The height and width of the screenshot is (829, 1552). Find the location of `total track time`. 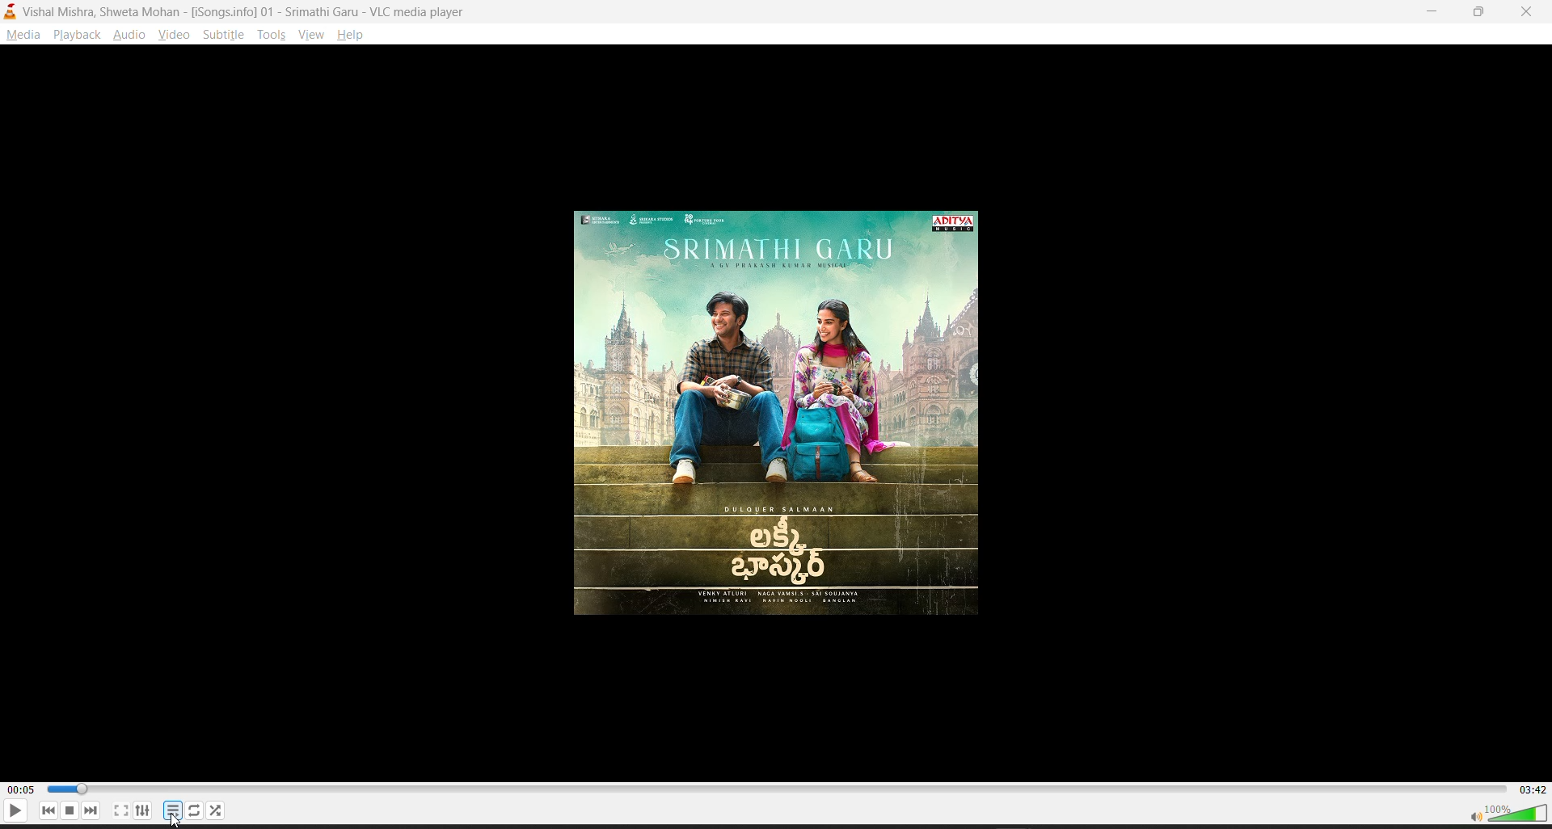

total track time is located at coordinates (1532, 789).